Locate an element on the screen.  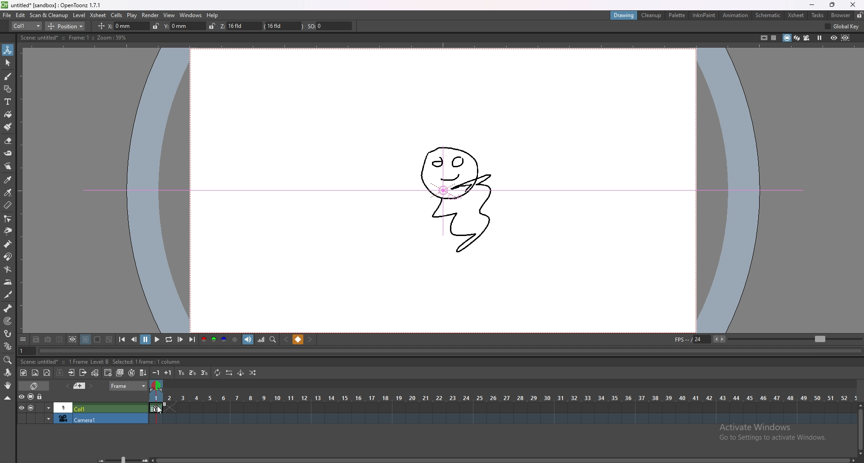
cutter is located at coordinates (8, 295).